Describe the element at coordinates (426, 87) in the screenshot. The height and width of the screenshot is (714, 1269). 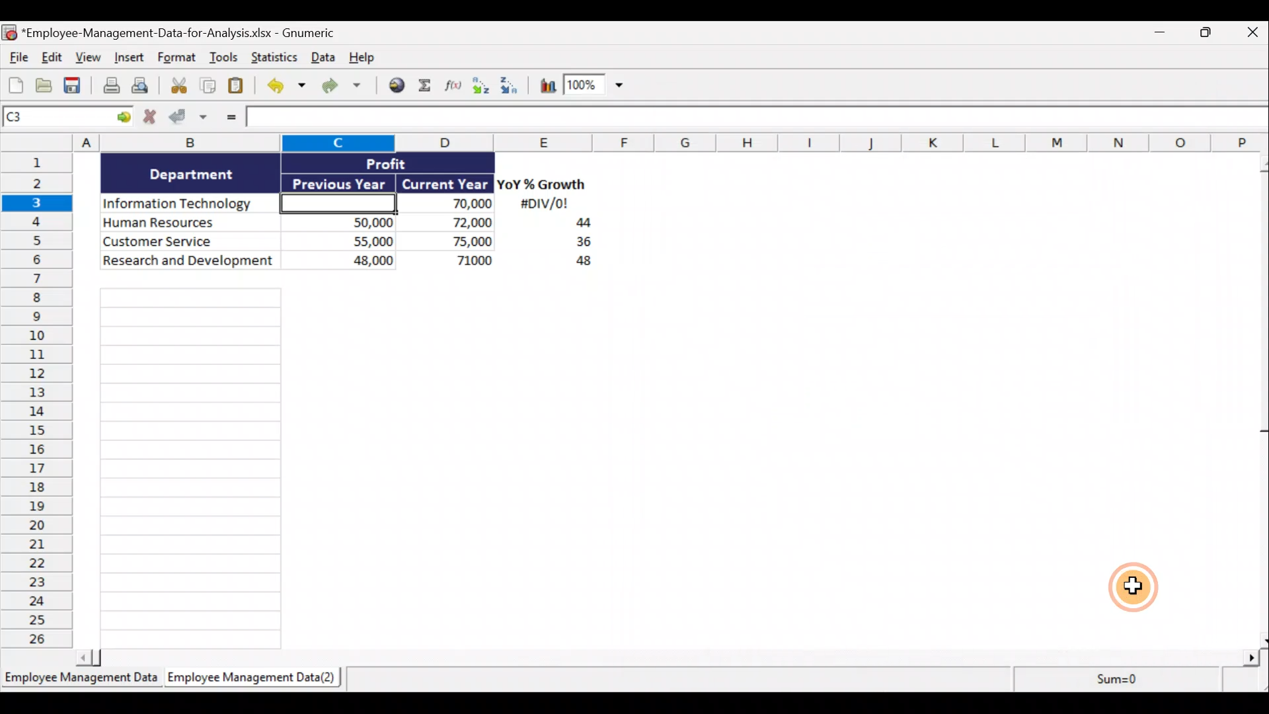
I see `Sum into the current cell` at that location.